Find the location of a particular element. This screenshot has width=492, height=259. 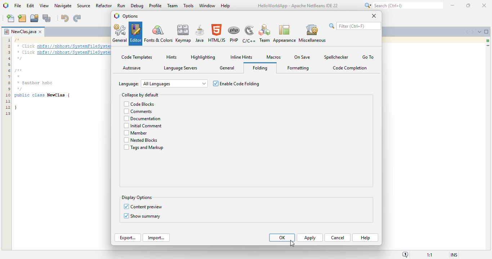

redo is located at coordinates (77, 18).